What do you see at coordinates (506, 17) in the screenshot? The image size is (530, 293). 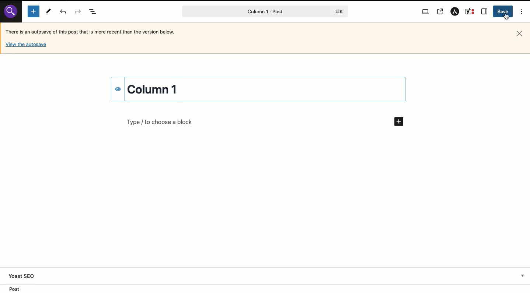 I see `Click` at bounding box center [506, 17].